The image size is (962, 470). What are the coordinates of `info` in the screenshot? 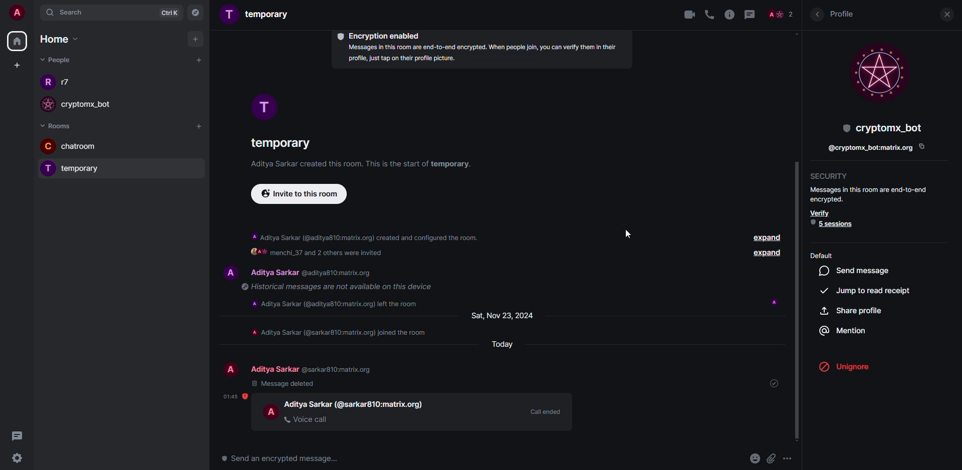 It's located at (340, 332).